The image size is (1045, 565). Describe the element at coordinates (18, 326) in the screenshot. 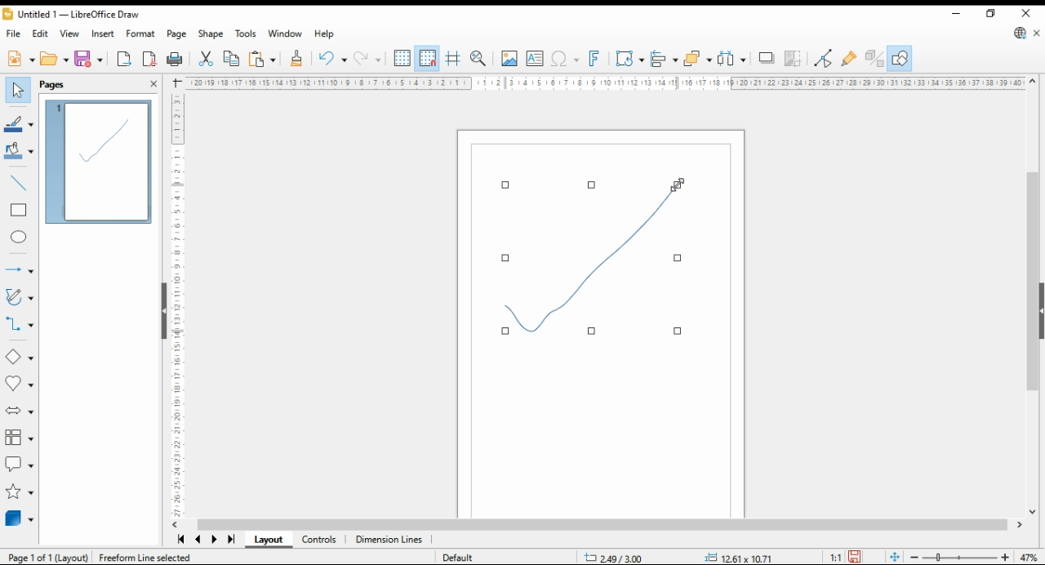

I see `connectors` at that location.